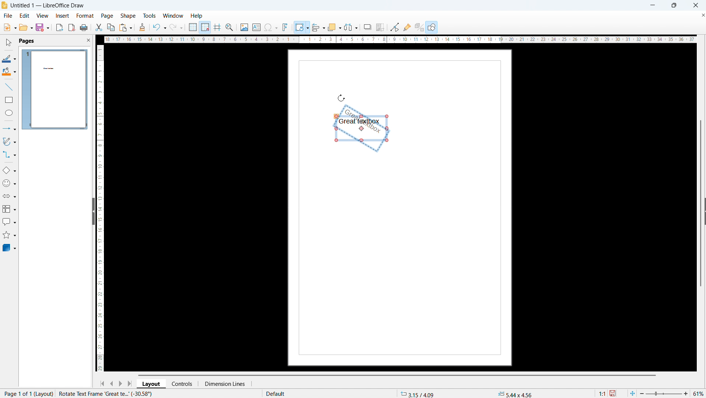 The image size is (706, 398). What do you see at coordinates (702, 15) in the screenshot?
I see `Close document ` at bounding box center [702, 15].